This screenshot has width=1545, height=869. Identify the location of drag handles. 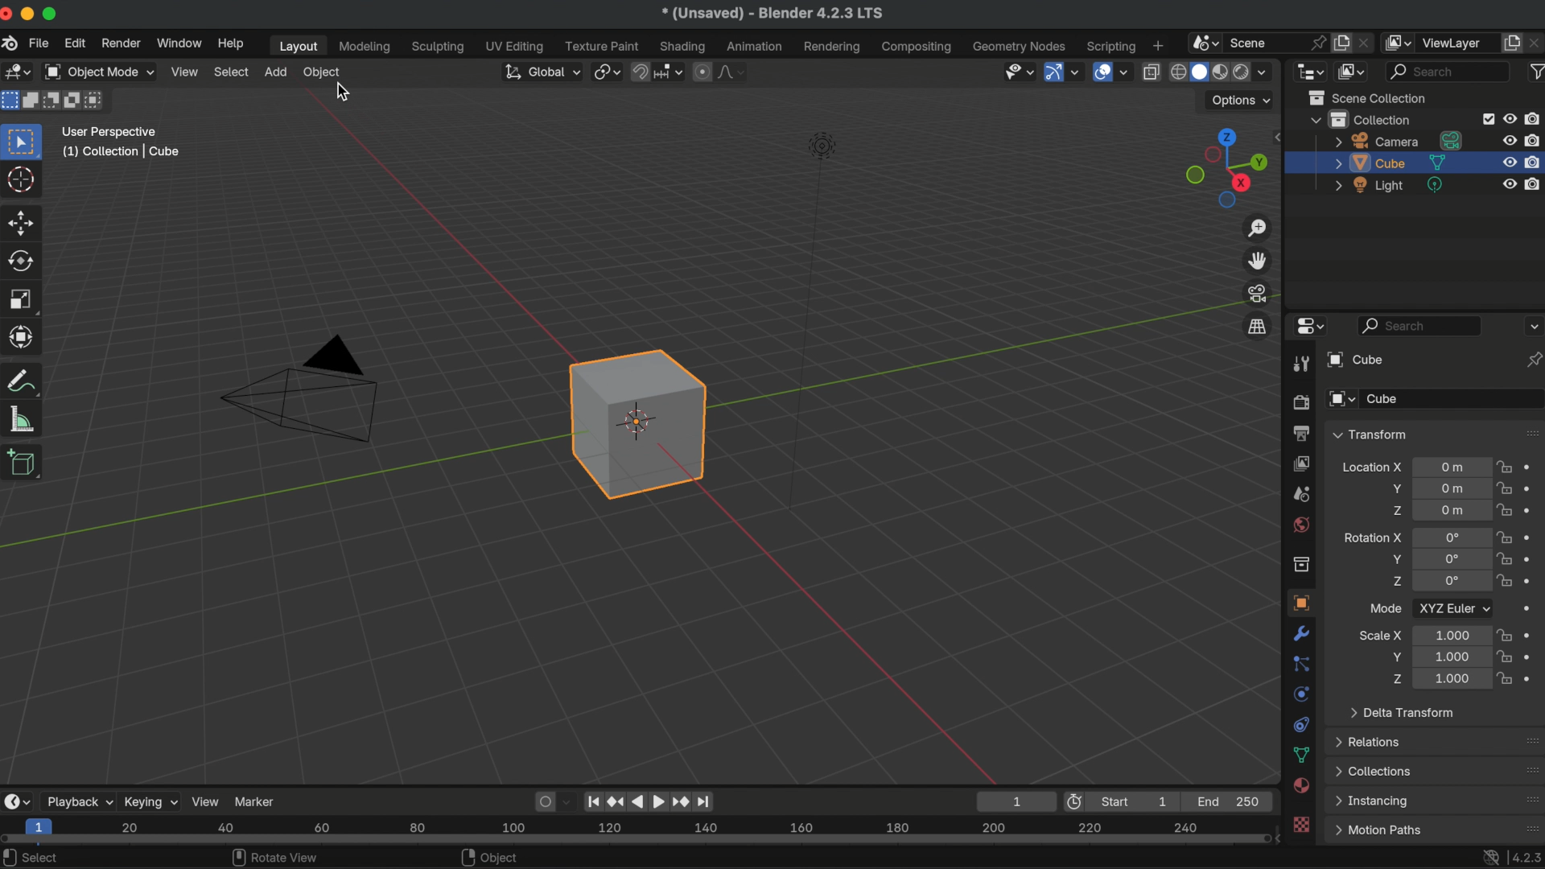
(1529, 770).